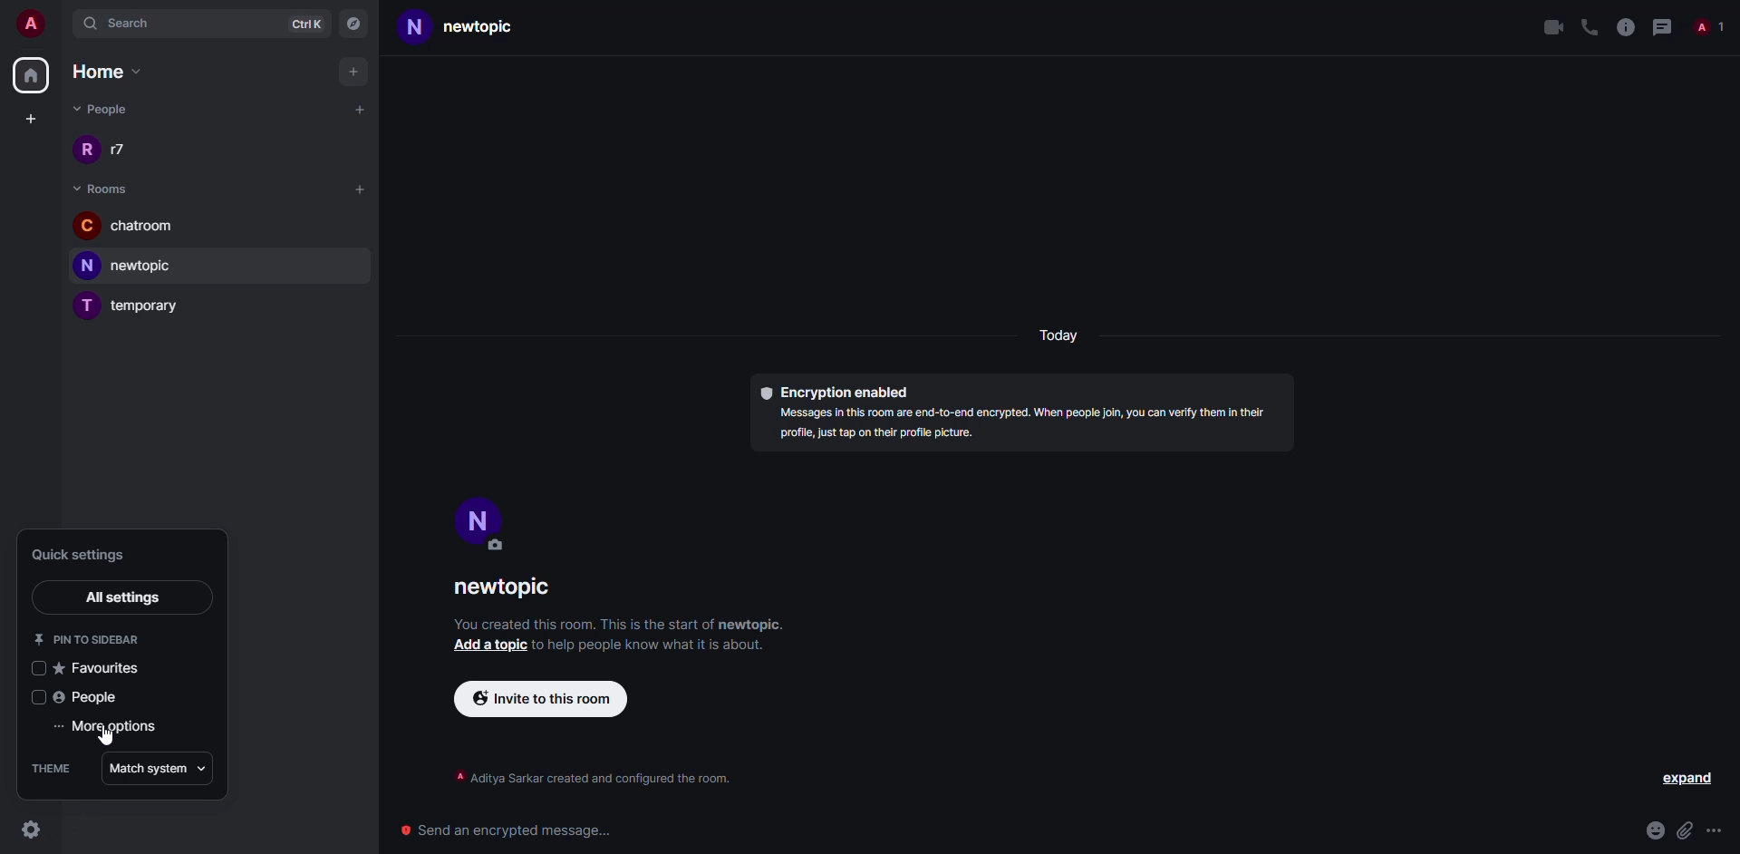  What do you see at coordinates (28, 24) in the screenshot?
I see `account` at bounding box center [28, 24].